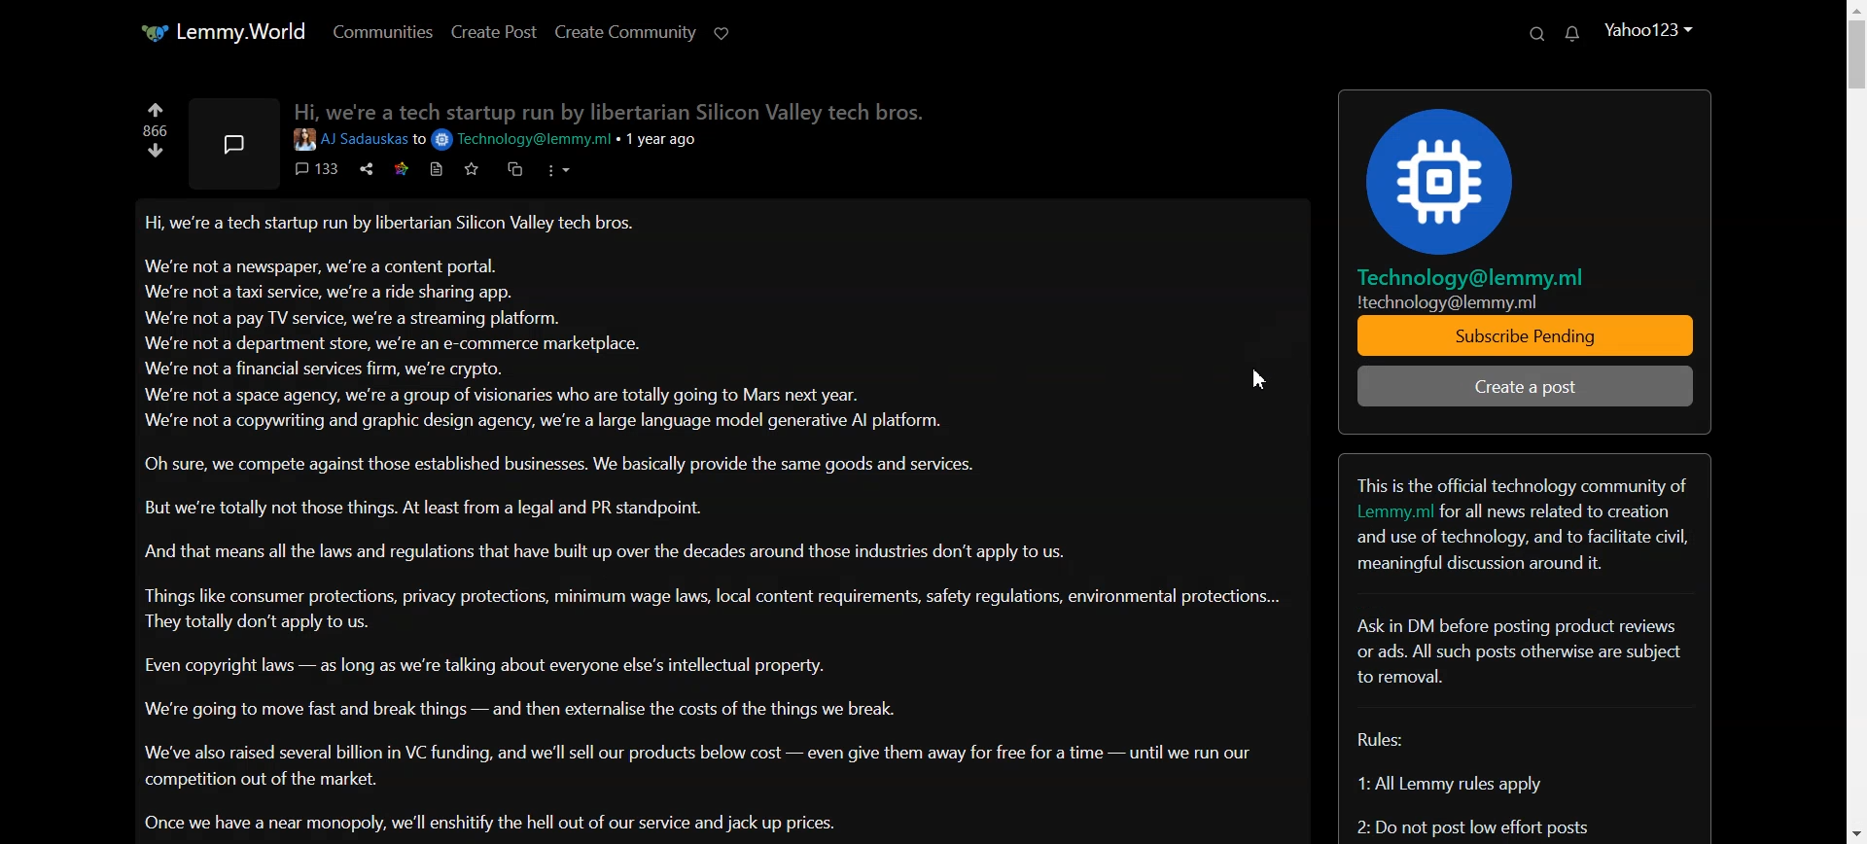 This screenshot has width=1867, height=844. Describe the element at coordinates (1477, 278) in the screenshot. I see `Technology@lemmy.ml` at that location.